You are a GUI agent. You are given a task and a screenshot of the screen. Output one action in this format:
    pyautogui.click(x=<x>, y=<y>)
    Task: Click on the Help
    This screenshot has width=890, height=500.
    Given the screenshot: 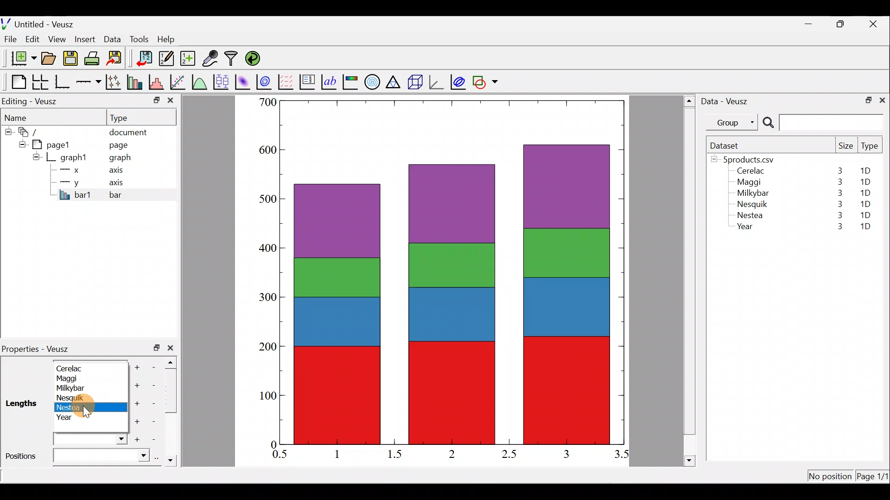 What is the action you would take?
    pyautogui.click(x=172, y=39)
    